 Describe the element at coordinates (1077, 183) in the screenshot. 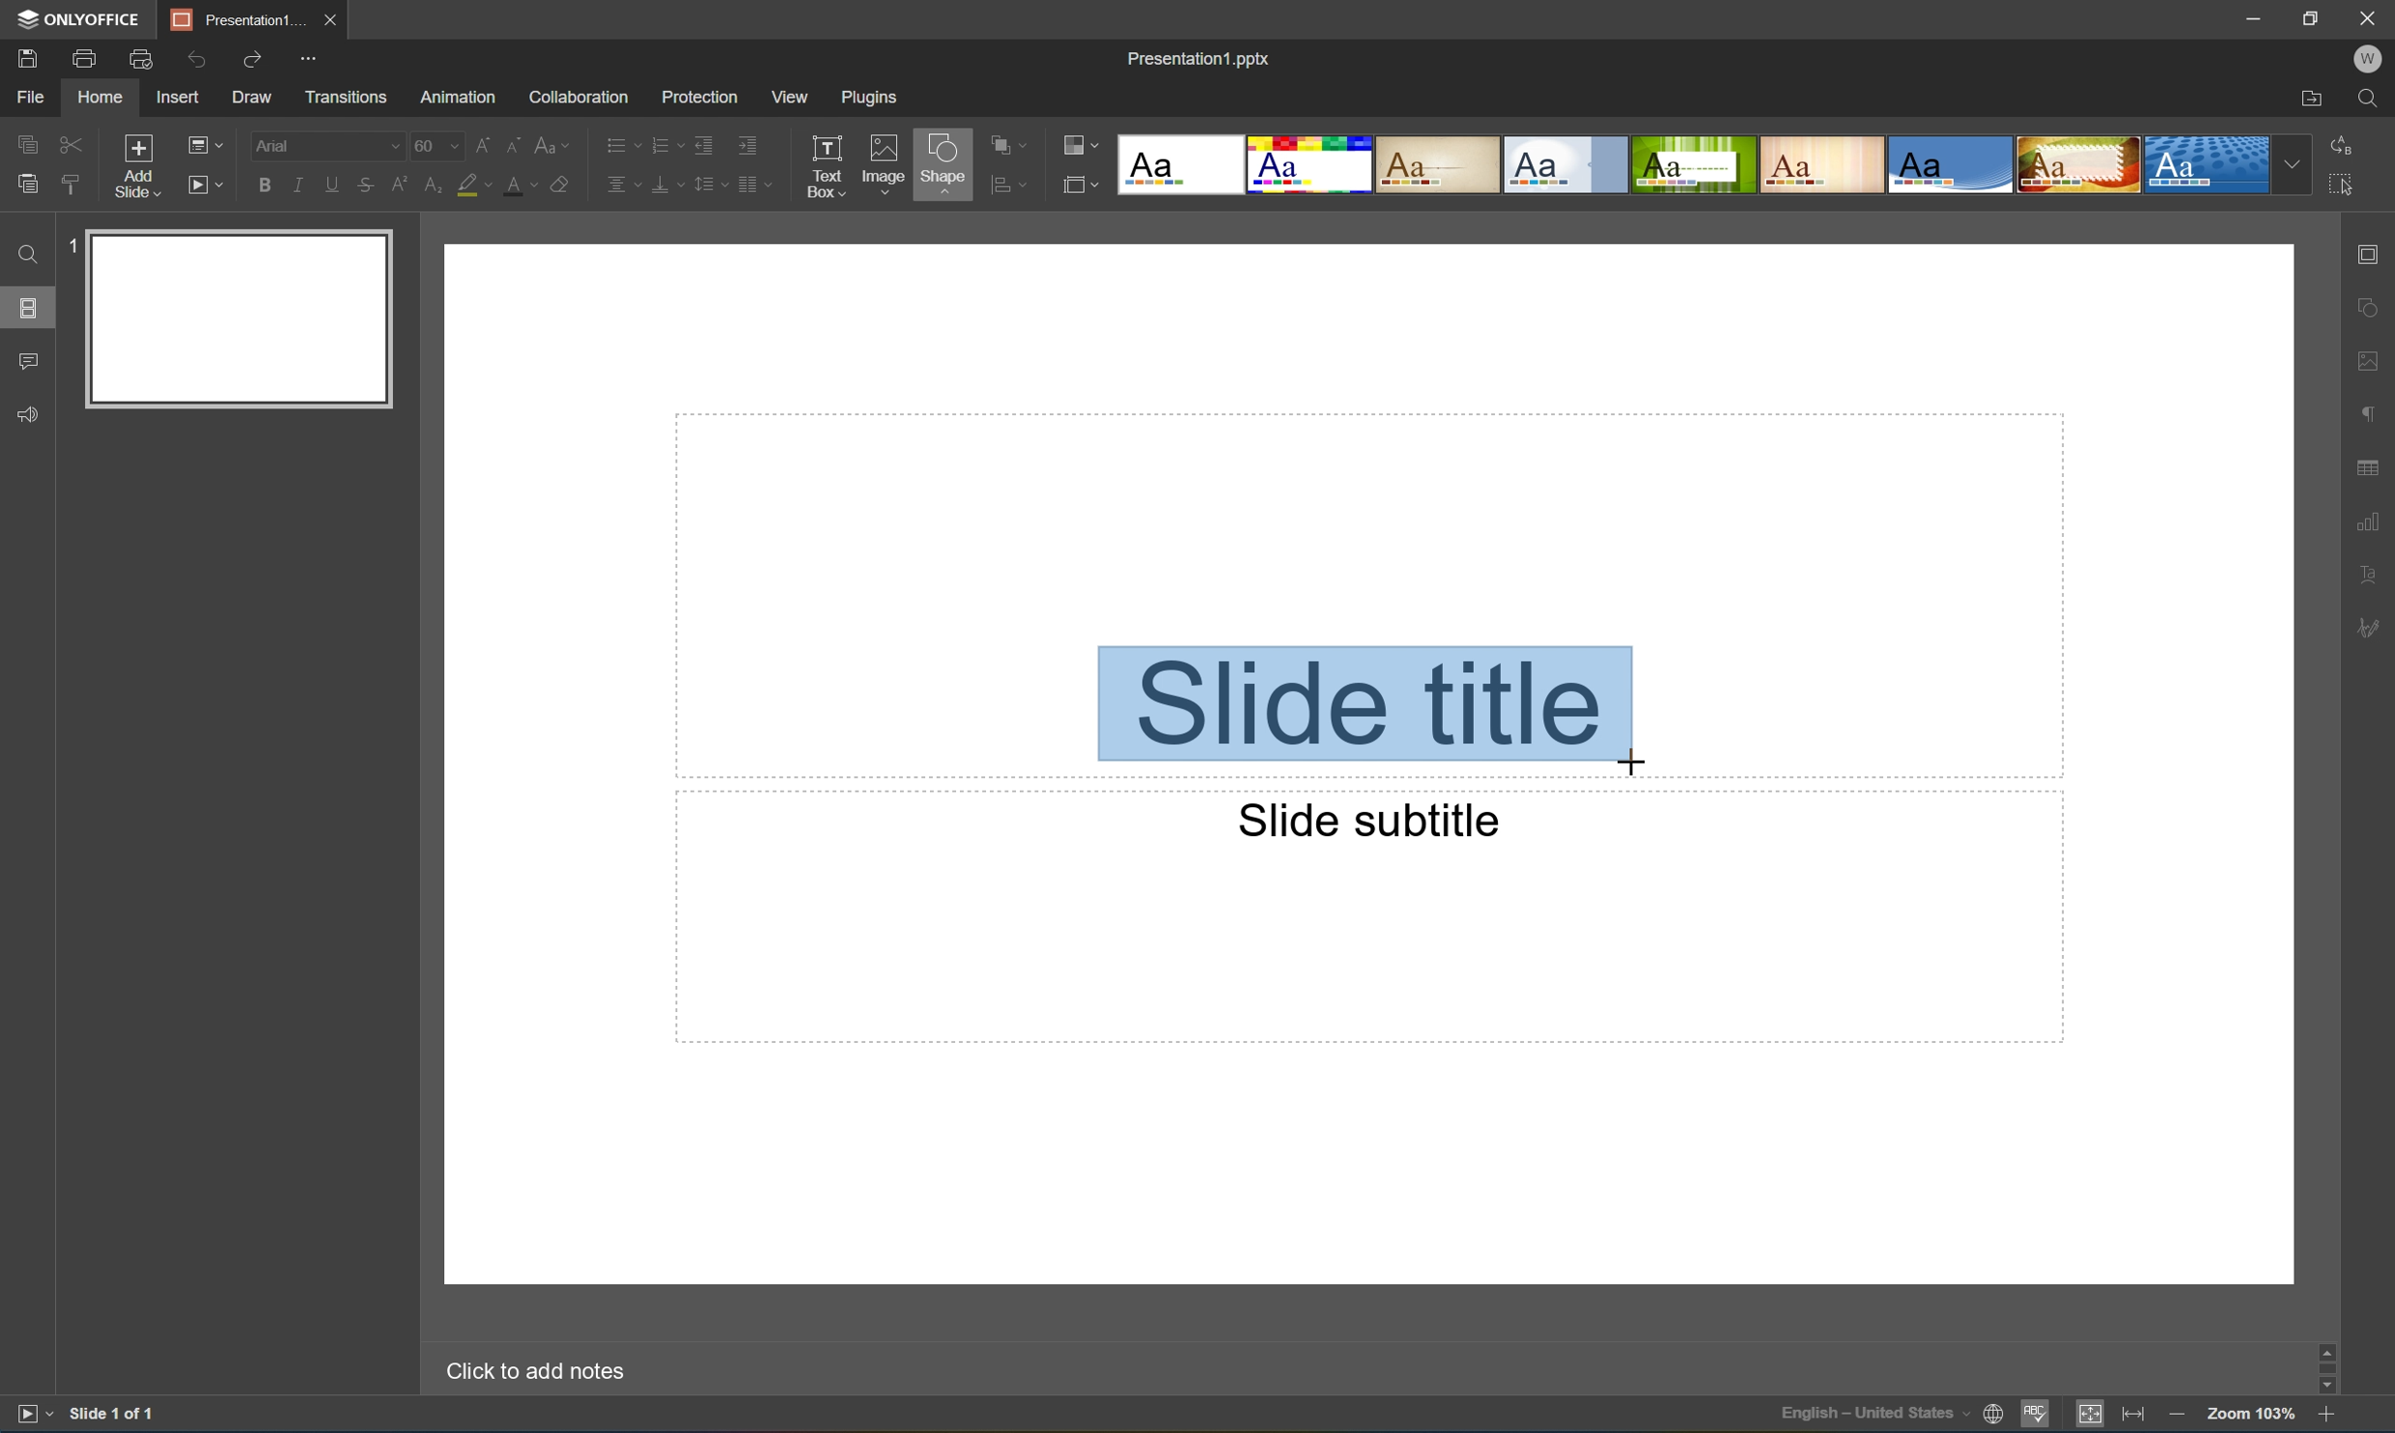

I see `icon` at that location.